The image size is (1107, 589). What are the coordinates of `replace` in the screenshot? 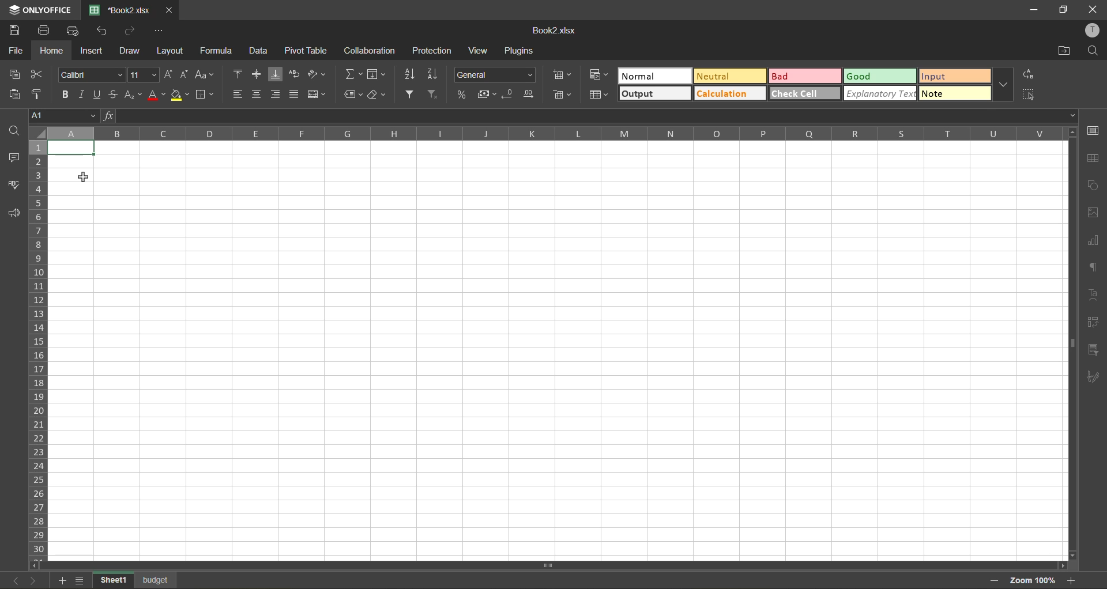 It's located at (1028, 74).